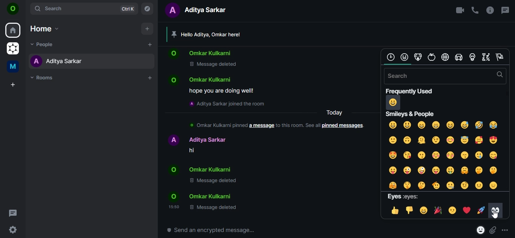 The width and height of the screenshot is (515, 238). Describe the element at coordinates (450, 125) in the screenshot. I see `grinning squinting face` at that location.